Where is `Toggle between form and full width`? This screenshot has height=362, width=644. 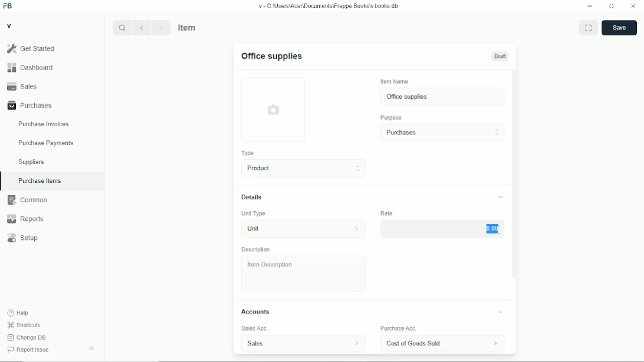
Toggle between form and full width is located at coordinates (612, 6).